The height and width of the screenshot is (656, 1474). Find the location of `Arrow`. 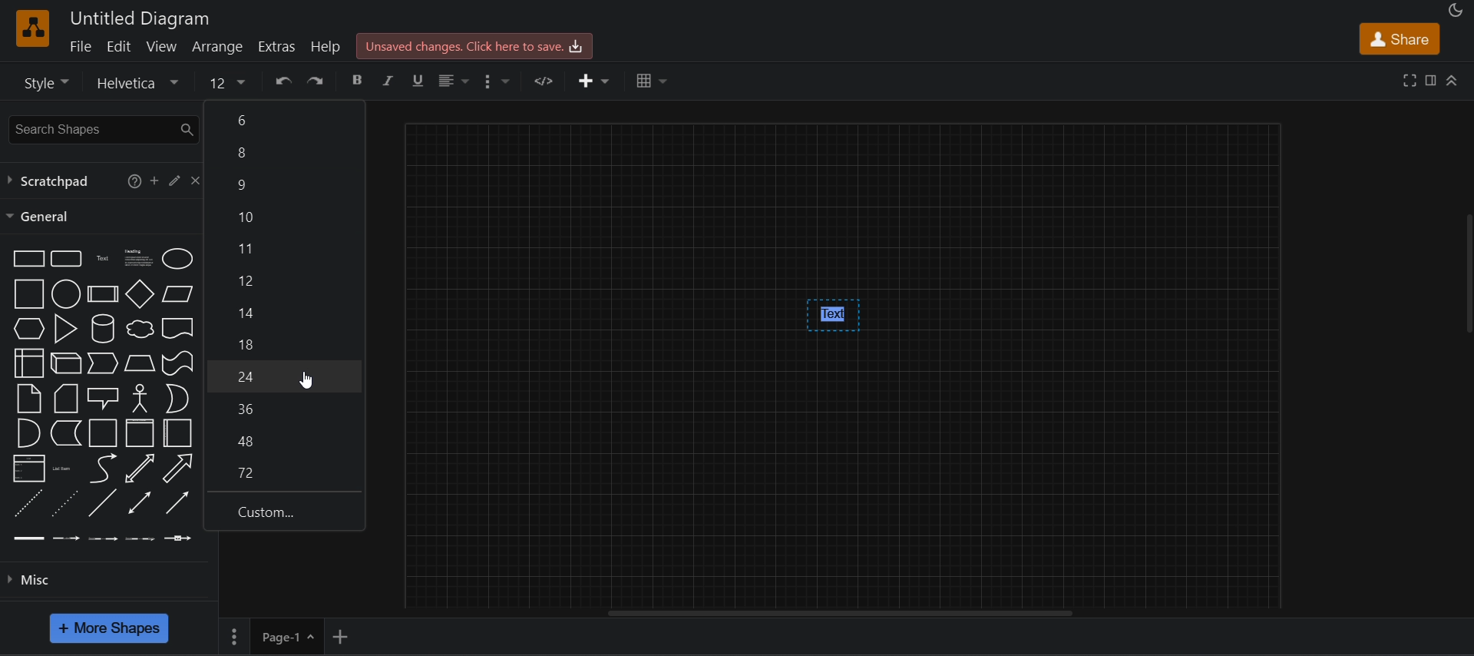

Arrow is located at coordinates (177, 469).